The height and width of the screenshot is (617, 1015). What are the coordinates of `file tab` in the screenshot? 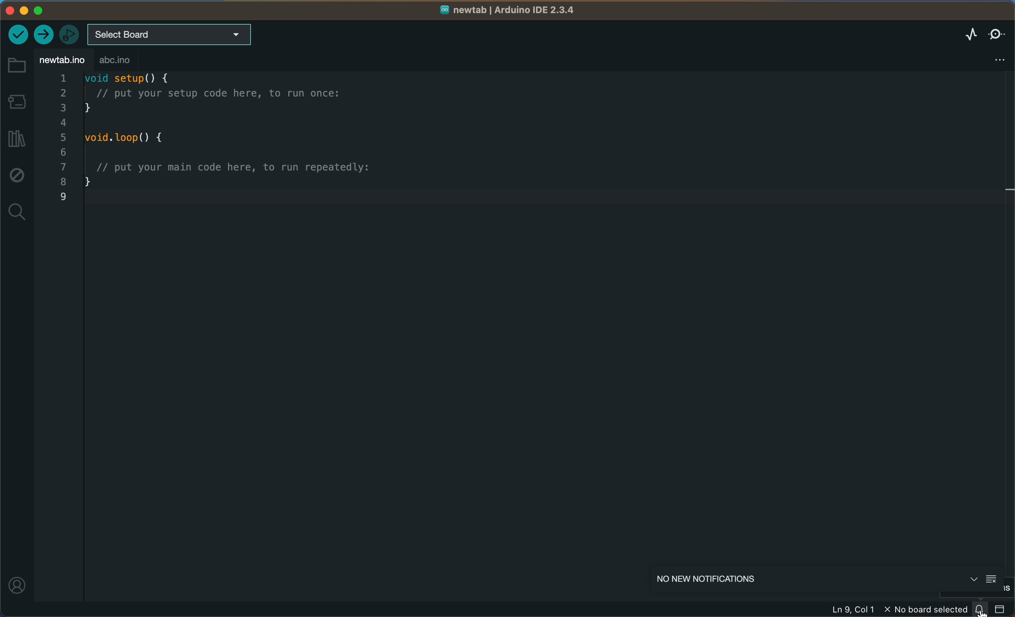 It's located at (62, 60).